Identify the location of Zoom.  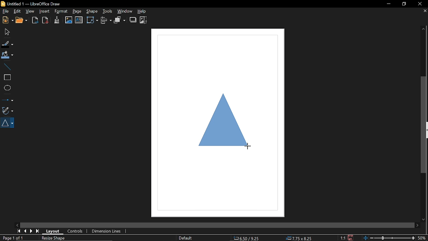
(422, 238).